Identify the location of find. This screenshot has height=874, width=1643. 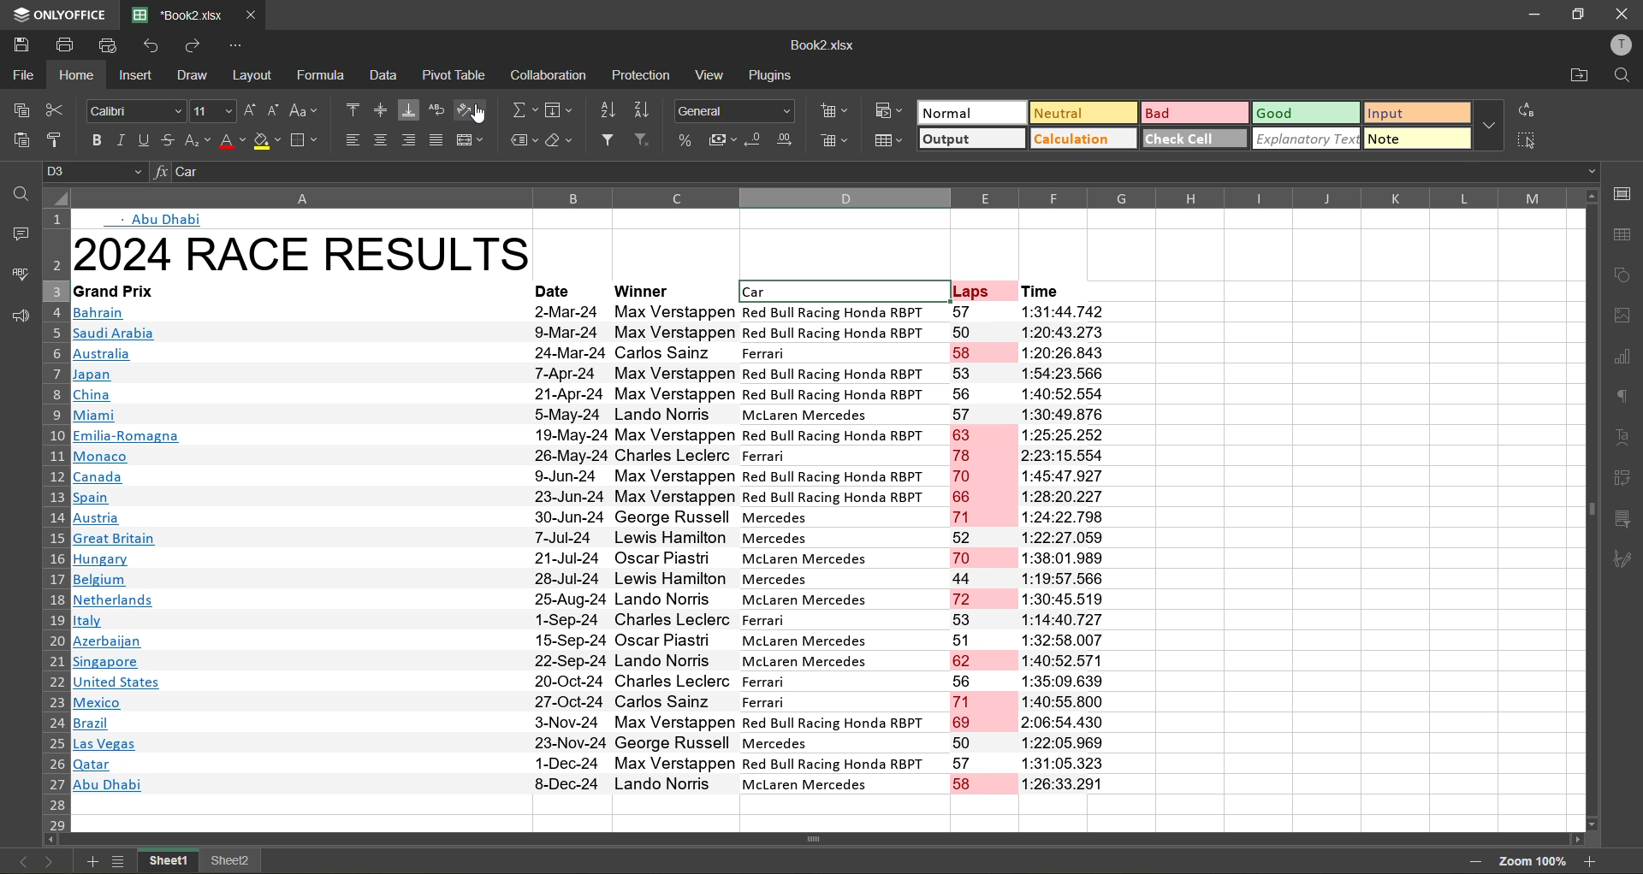
(26, 198).